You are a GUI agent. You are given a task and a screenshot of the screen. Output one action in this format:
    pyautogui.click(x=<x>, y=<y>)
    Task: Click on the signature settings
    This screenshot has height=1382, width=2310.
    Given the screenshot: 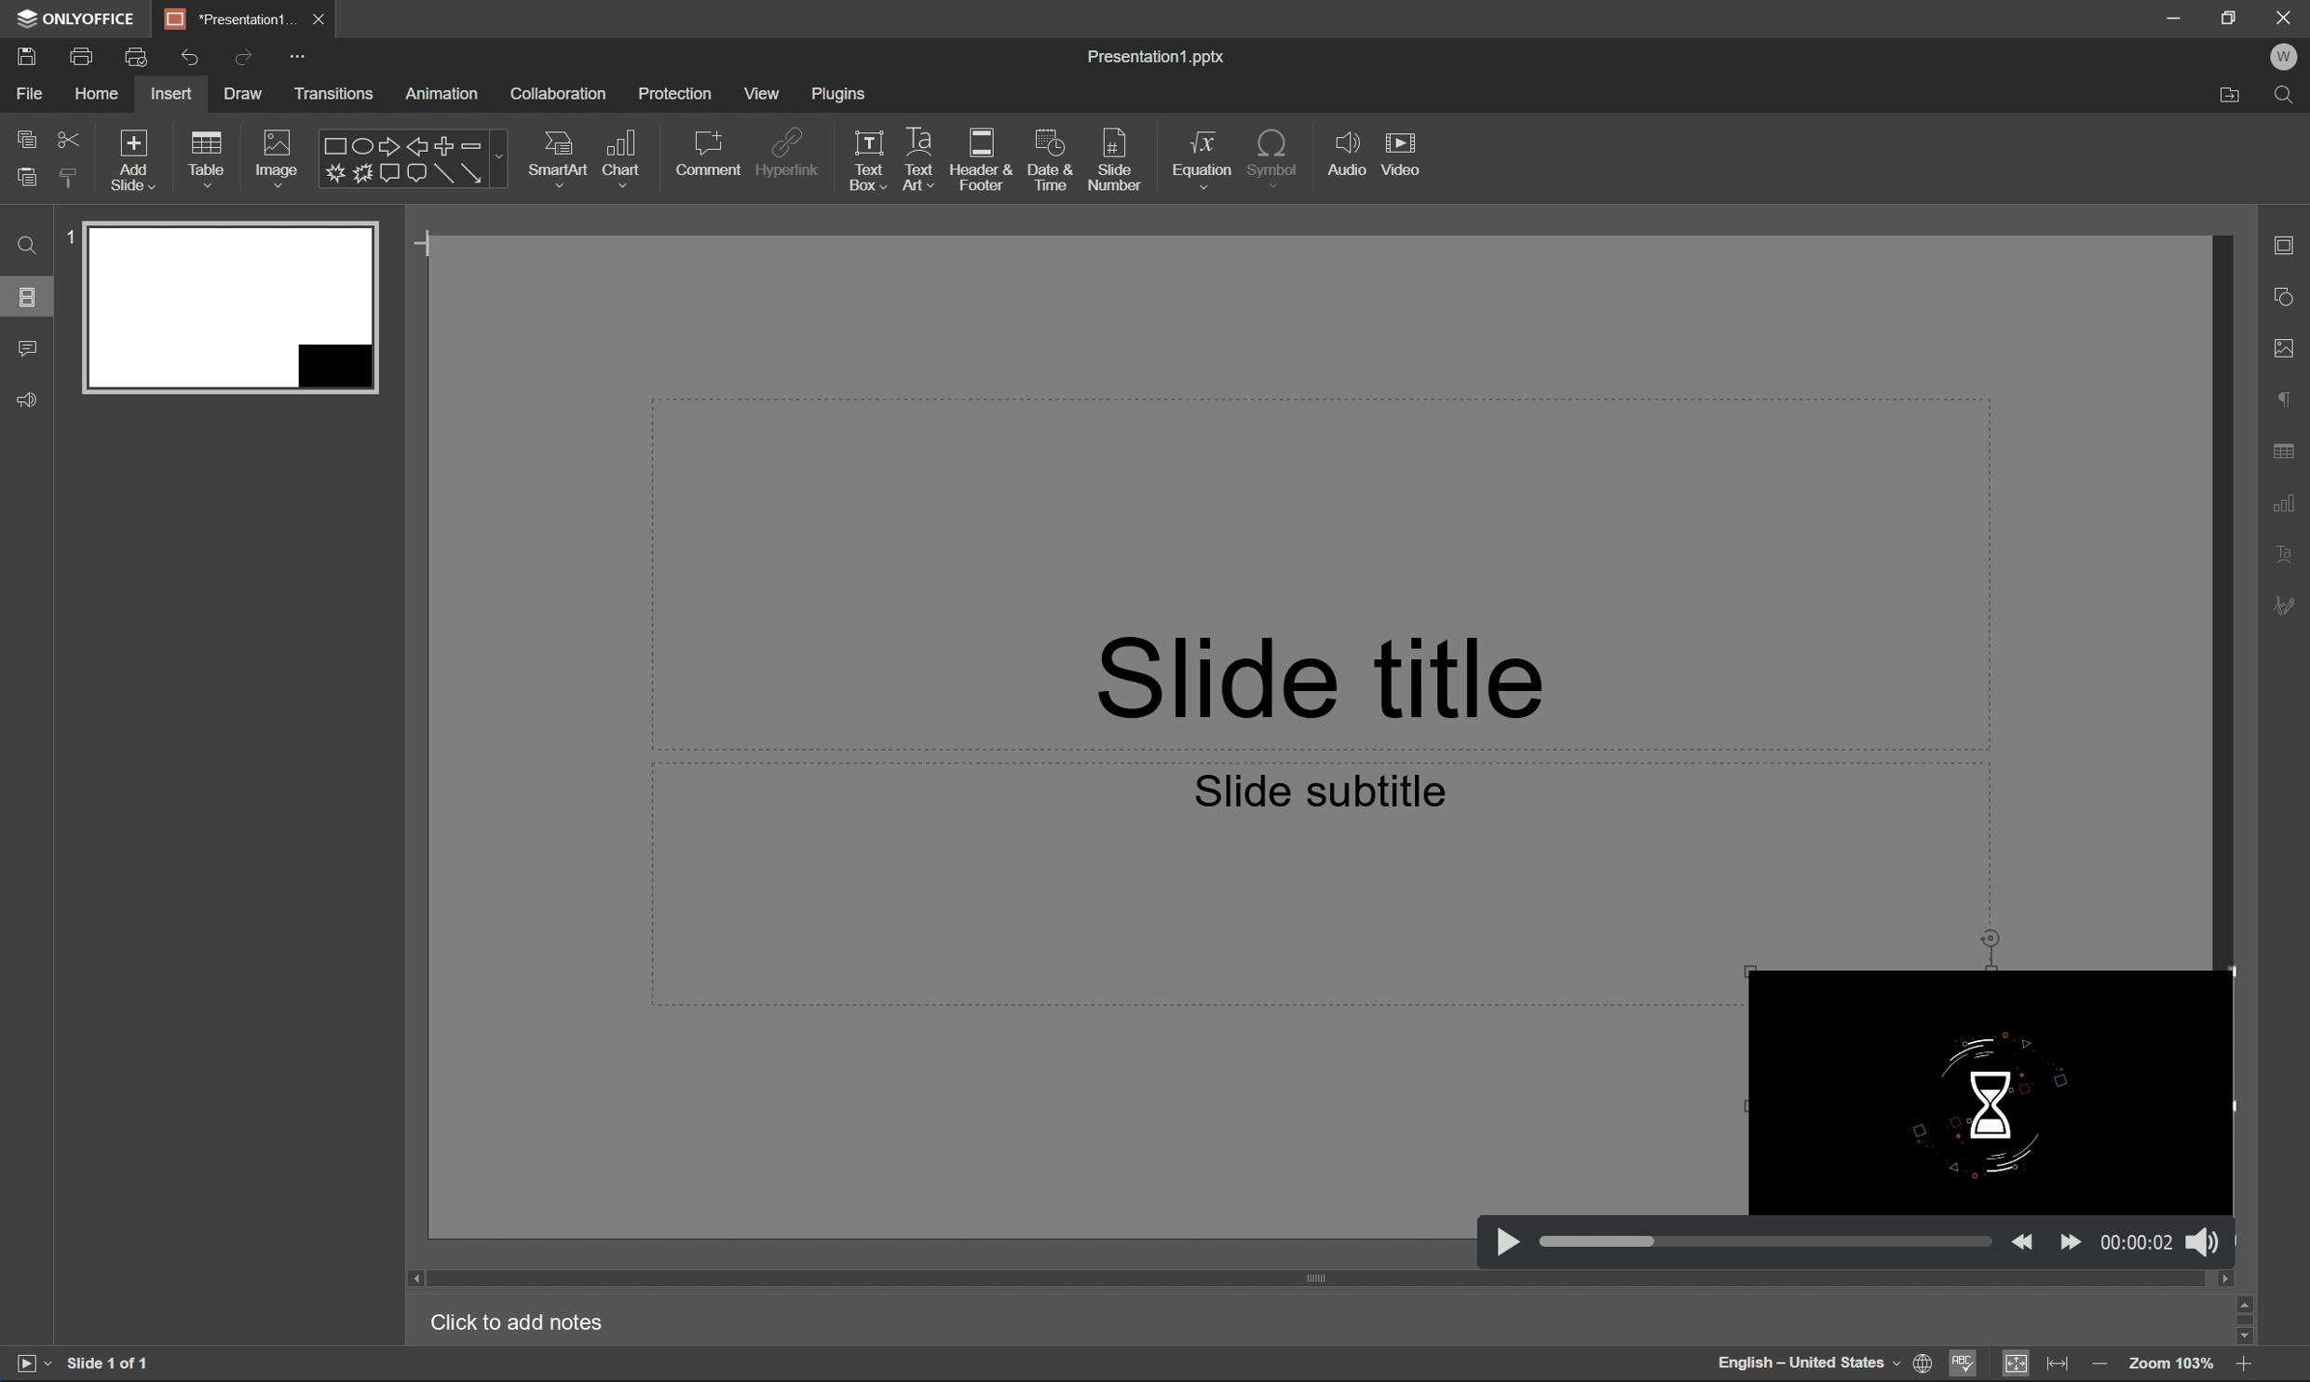 What is the action you would take?
    pyautogui.click(x=2289, y=605)
    